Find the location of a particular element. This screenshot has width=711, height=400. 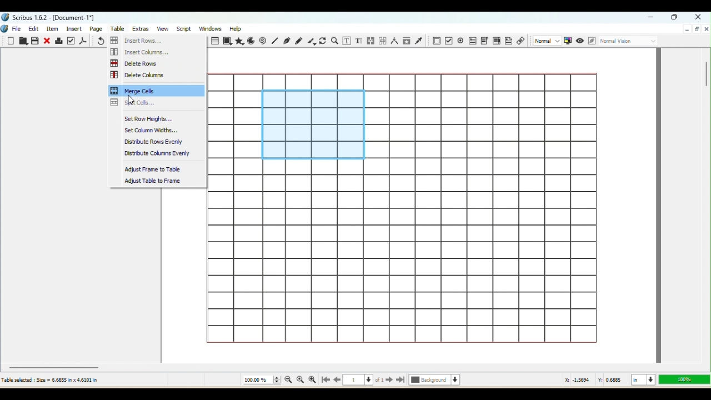

Delete Rows is located at coordinates (136, 63).